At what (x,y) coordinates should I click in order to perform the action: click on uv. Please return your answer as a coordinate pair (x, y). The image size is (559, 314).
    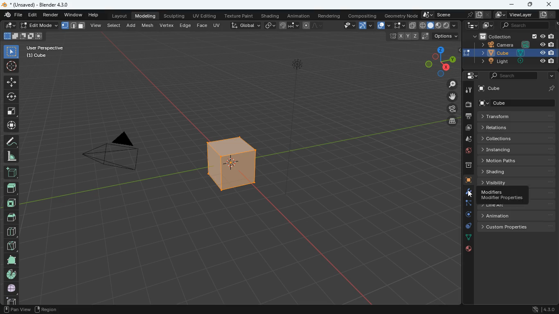
    Looking at the image, I should click on (216, 25).